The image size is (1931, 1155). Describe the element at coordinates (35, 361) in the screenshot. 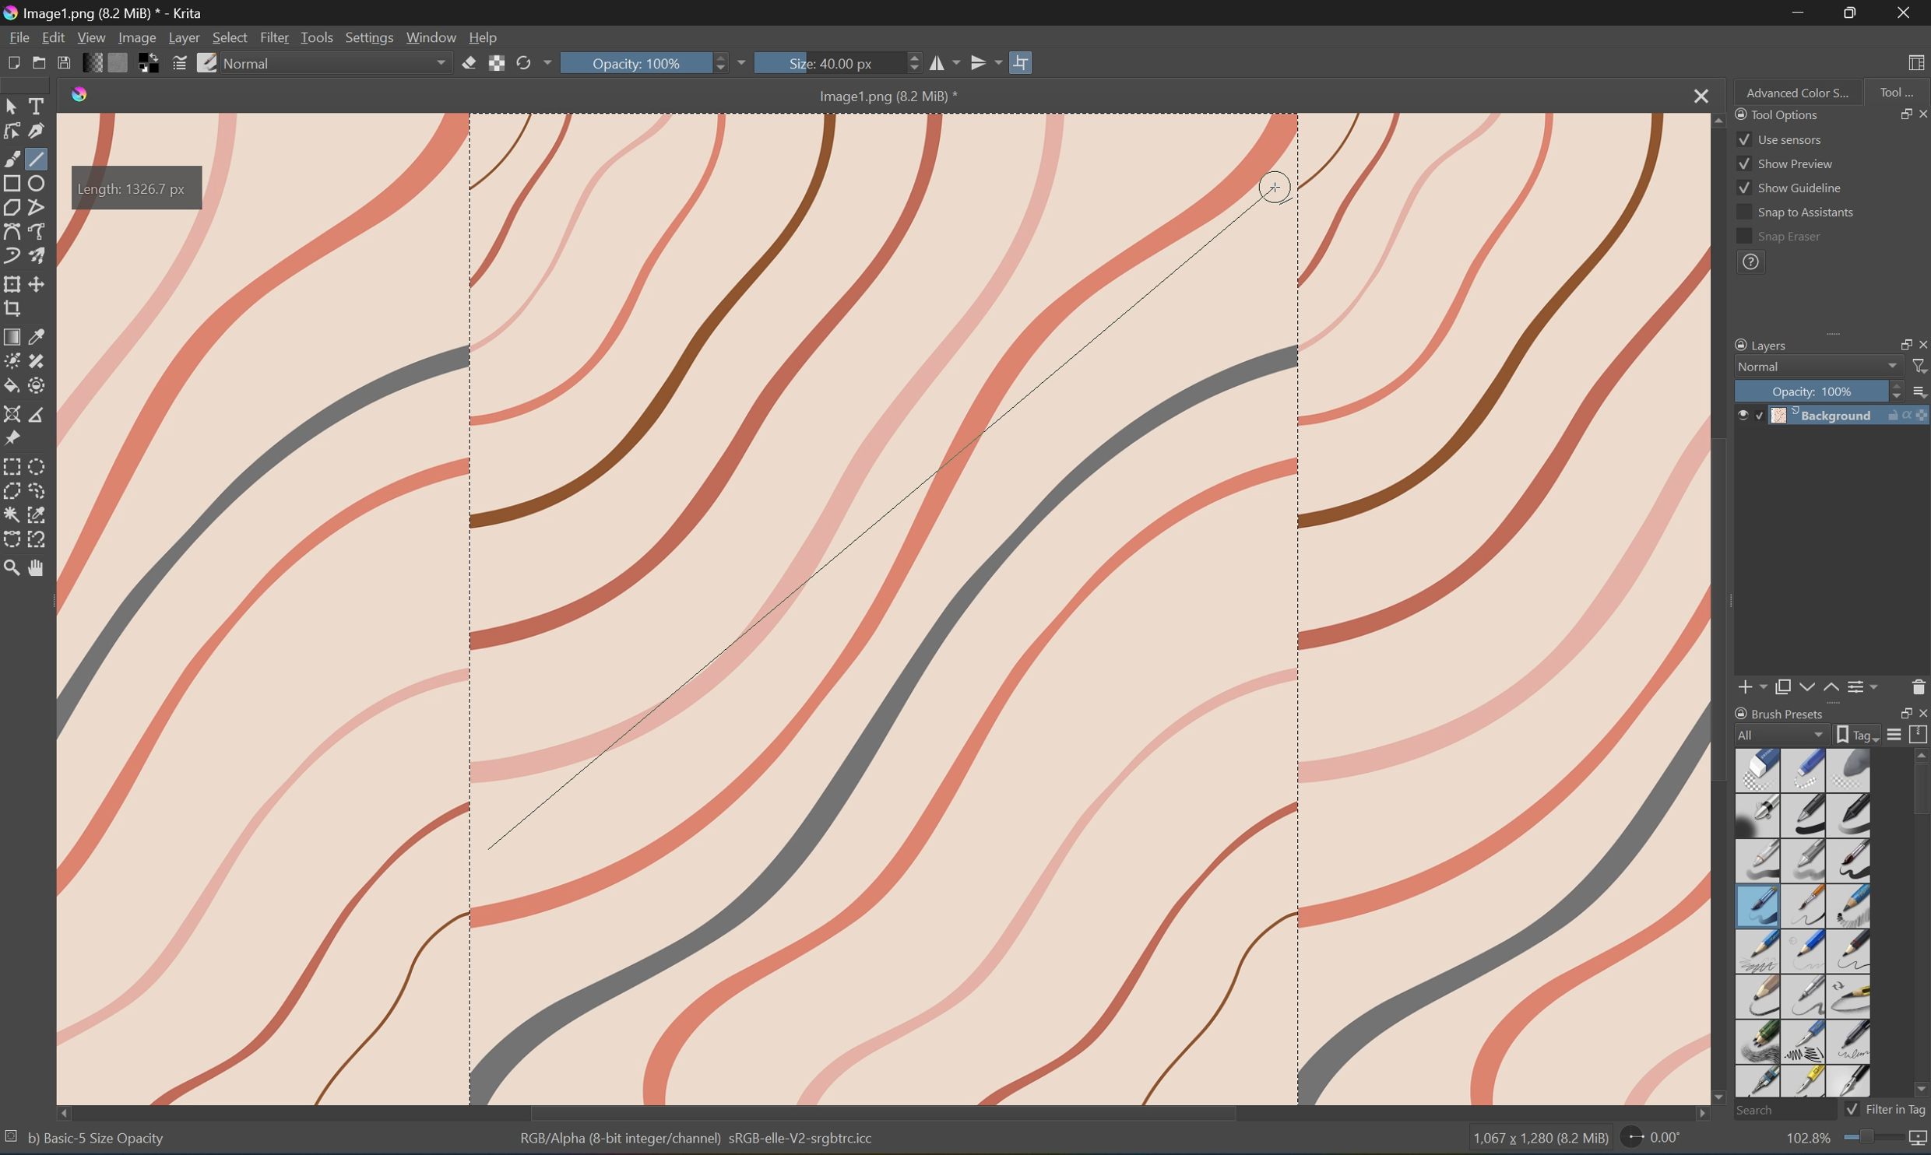

I see `Draw patch tool` at that location.